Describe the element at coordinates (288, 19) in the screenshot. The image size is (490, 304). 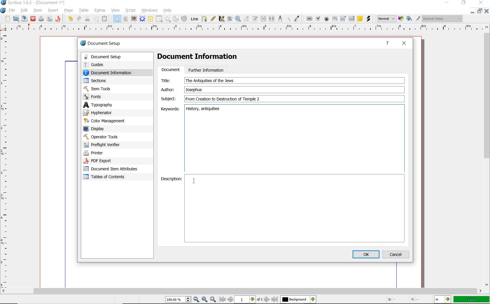
I see `copy item properties` at that location.